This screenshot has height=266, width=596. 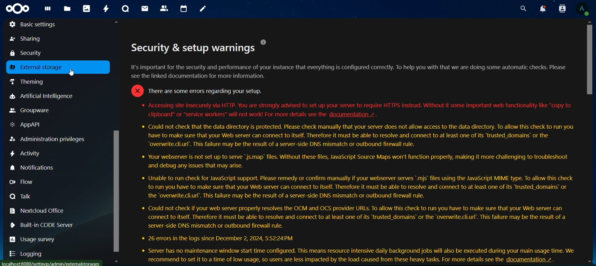 What do you see at coordinates (145, 9) in the screenshot?
I see `mail` at bounding box center [145, 9].